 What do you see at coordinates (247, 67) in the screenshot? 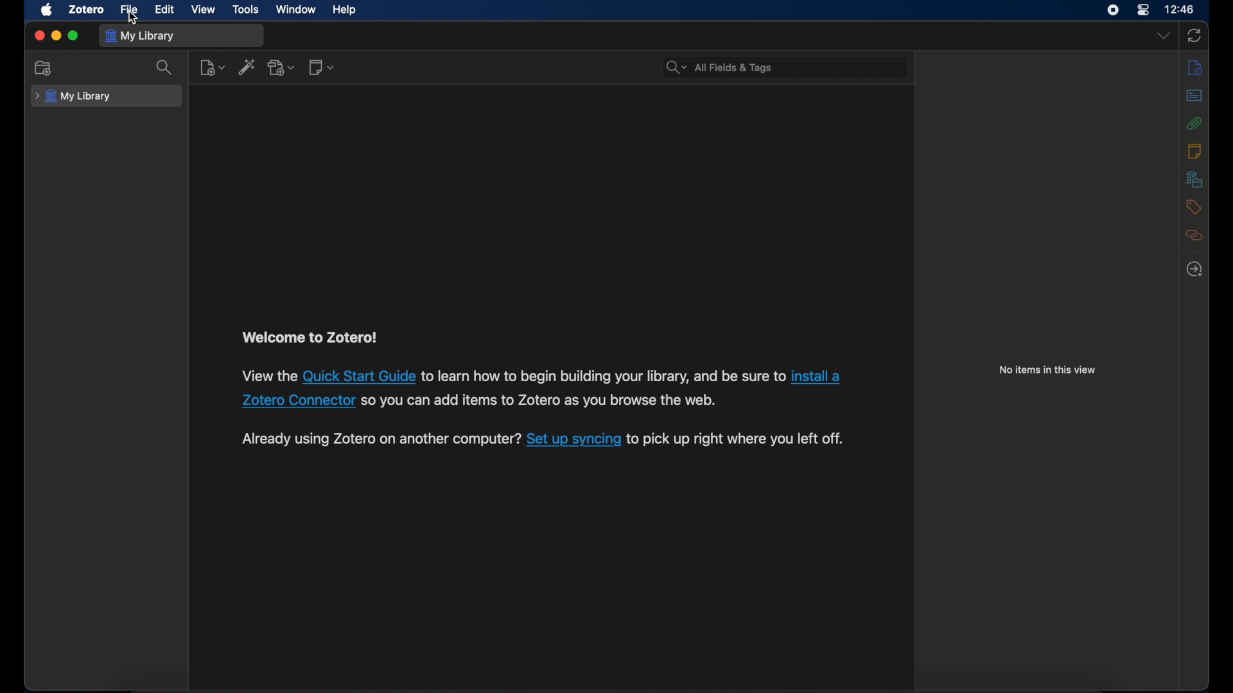
I see `add item by identifier` at bounding box center [247, 67].